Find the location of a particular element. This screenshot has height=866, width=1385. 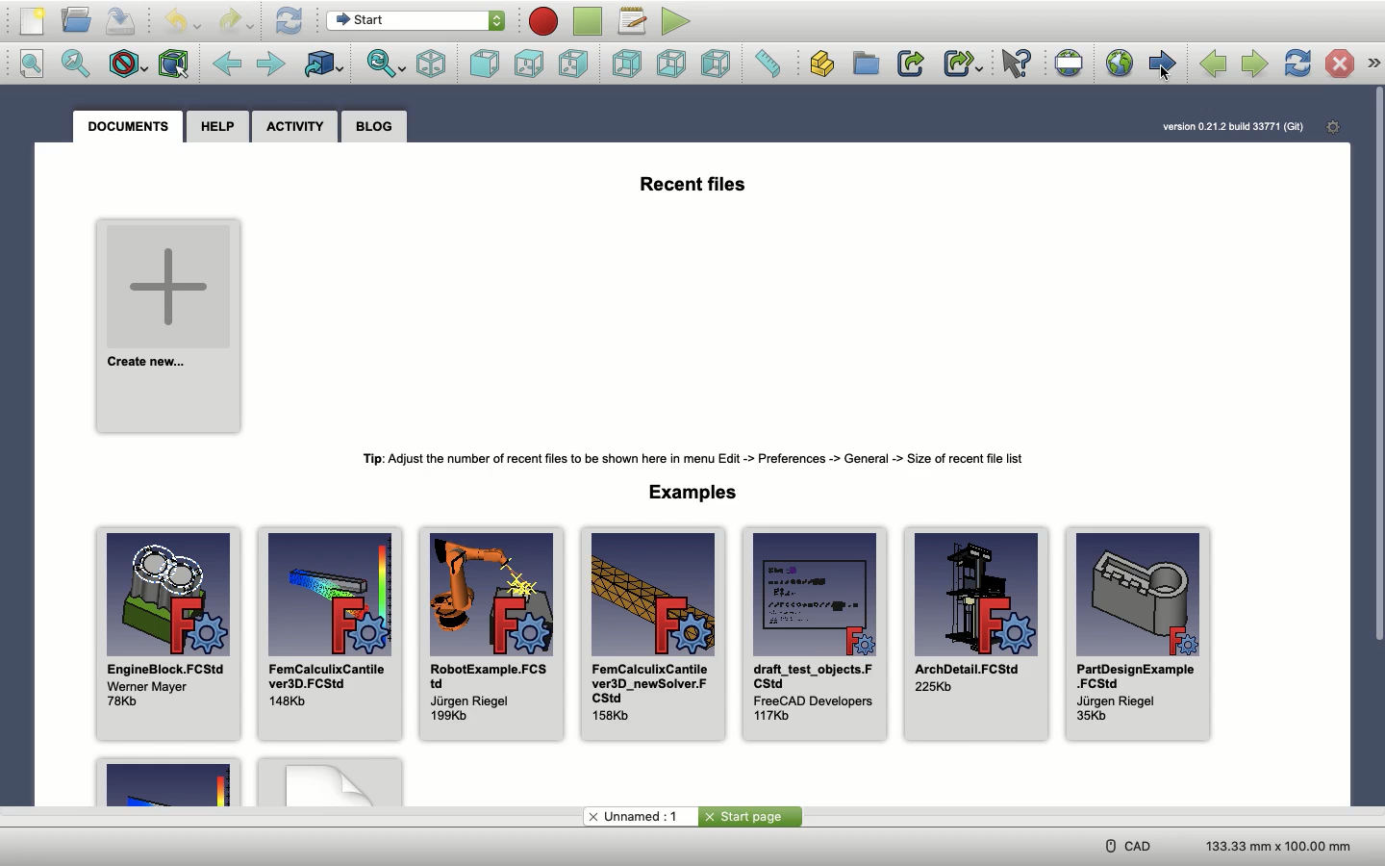

Version is located at coordinates (1234, 126).